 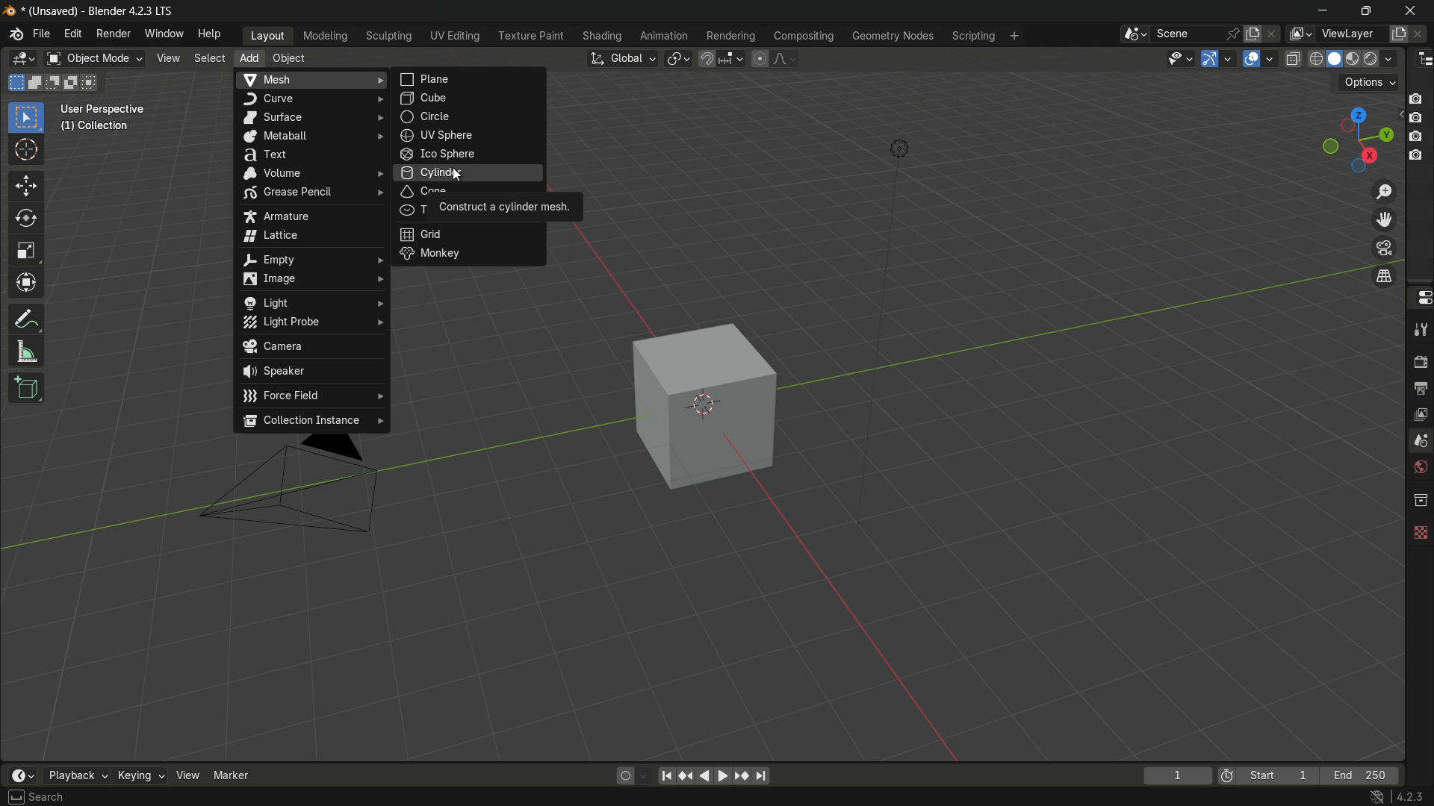 I want to click on cone, so click(x=414, y=193).